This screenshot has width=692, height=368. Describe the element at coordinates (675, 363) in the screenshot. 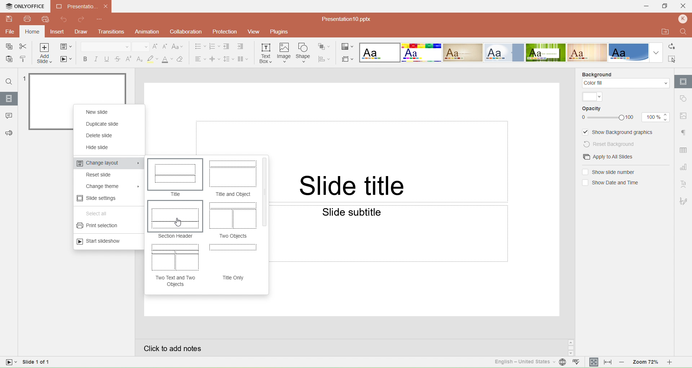

I see `Zoom in` at that location.